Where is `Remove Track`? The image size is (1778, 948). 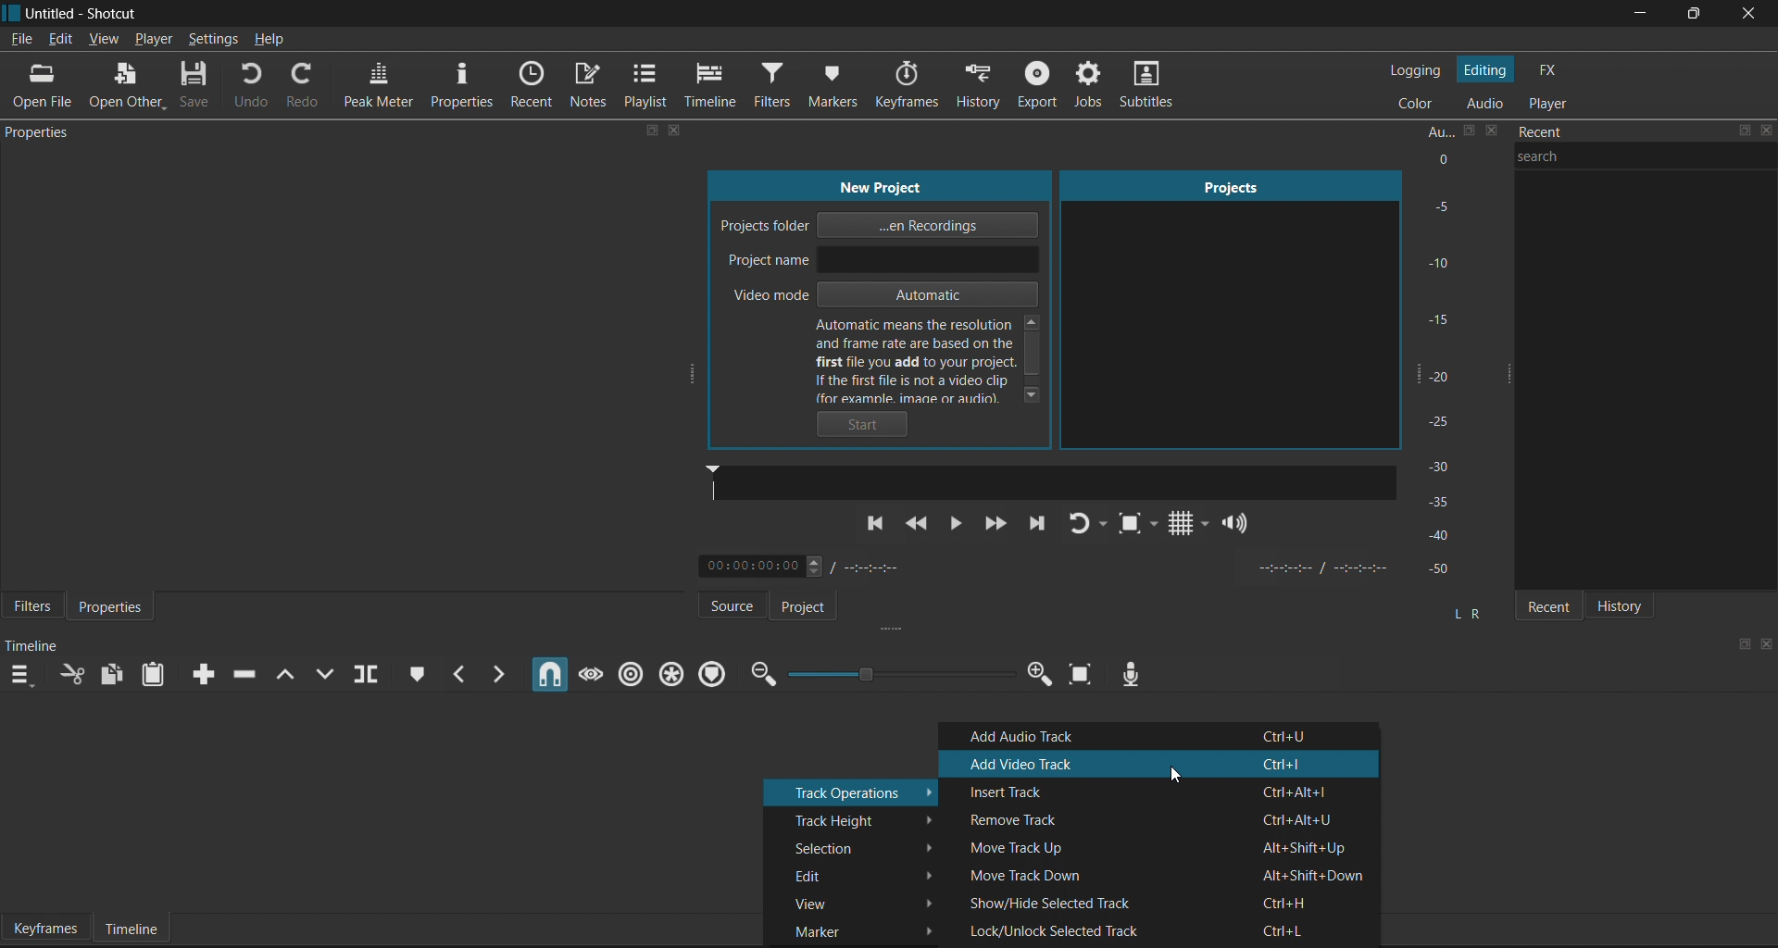
Remove Track is located at coordinates (1156, 818).